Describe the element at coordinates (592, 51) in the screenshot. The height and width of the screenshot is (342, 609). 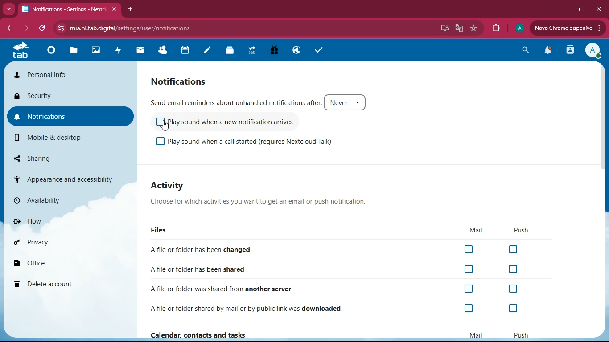
I see `profile` at that location.